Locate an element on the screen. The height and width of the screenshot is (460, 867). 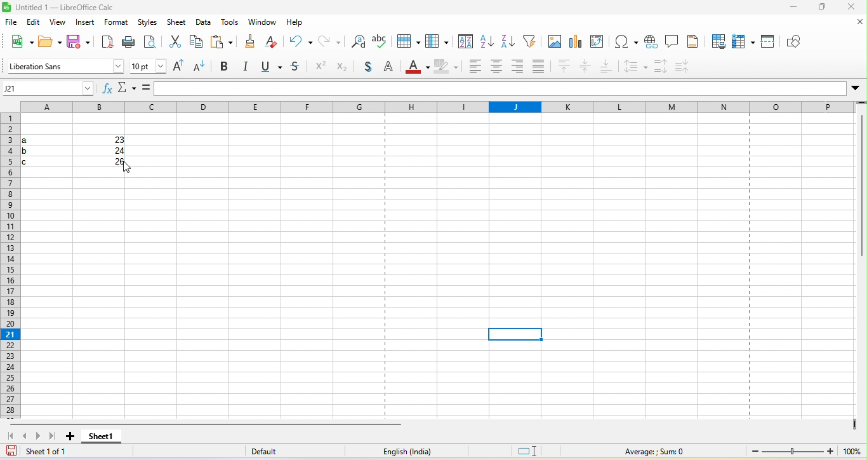
image is located at coordinates (553, 42).